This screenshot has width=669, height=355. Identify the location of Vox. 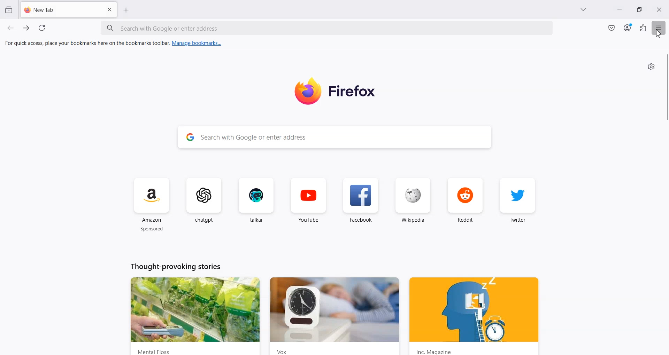
(333, 315).